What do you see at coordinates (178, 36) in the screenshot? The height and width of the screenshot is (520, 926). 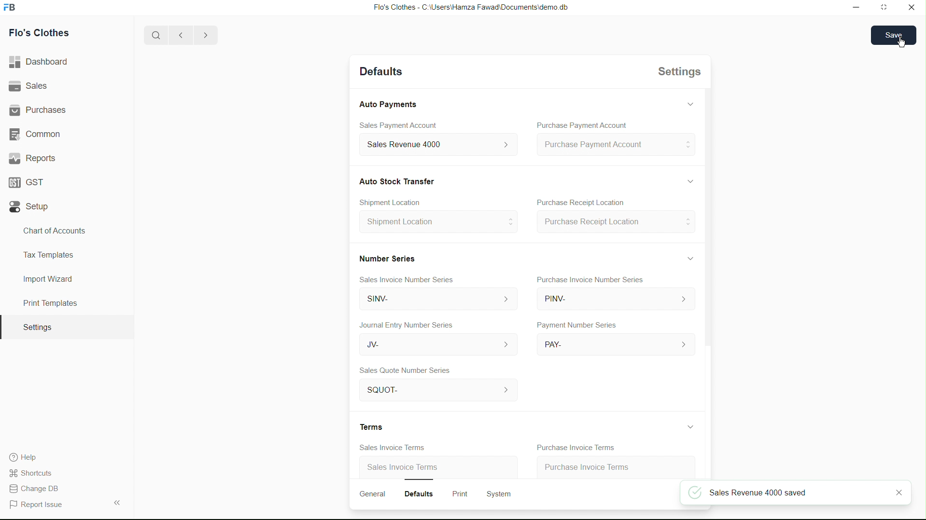 I see `Back` at bounding box center [178, 36].